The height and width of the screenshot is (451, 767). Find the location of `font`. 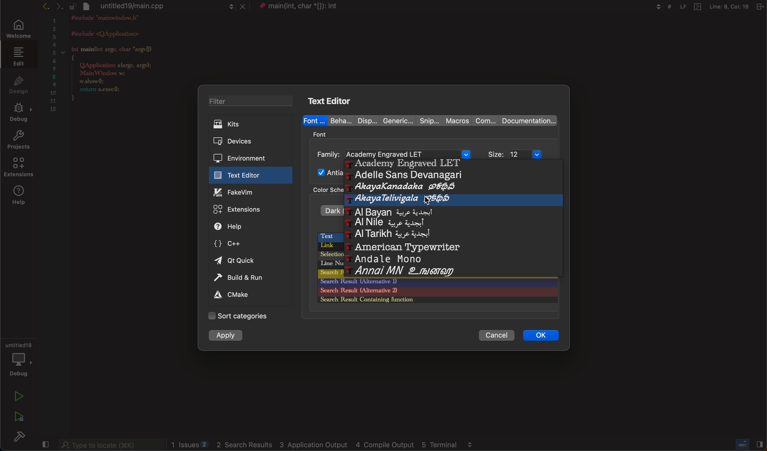

font is located at coordinates (314, 120).